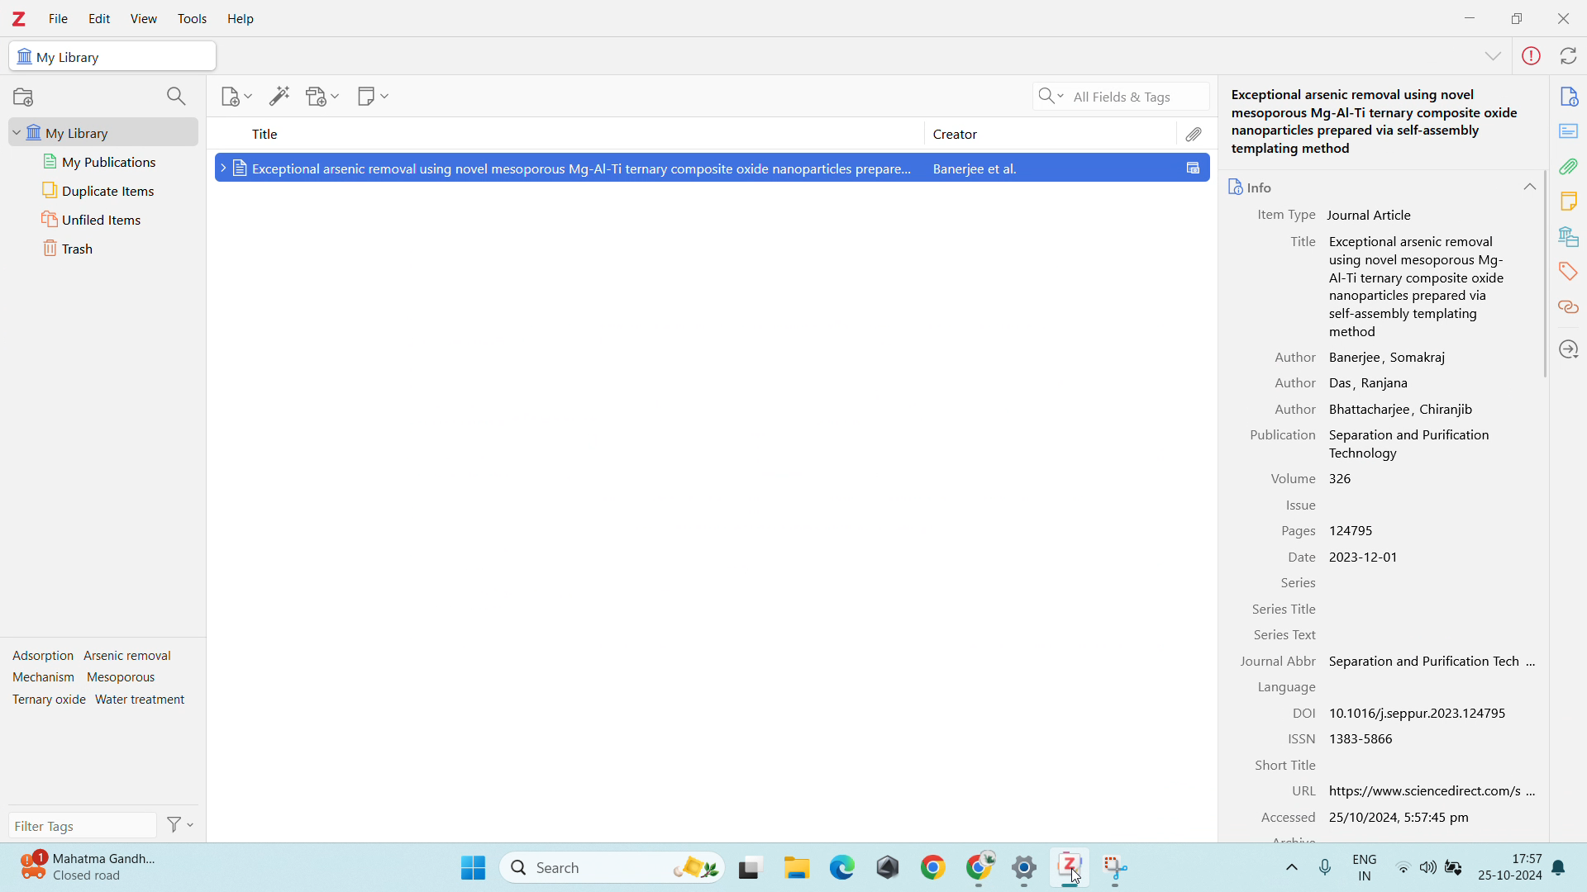 Image resolution: width=1587 pixels, height=892 pixels. Describe the element at coordinates (1250, 183) in the screenshot. I see `info` at that location.